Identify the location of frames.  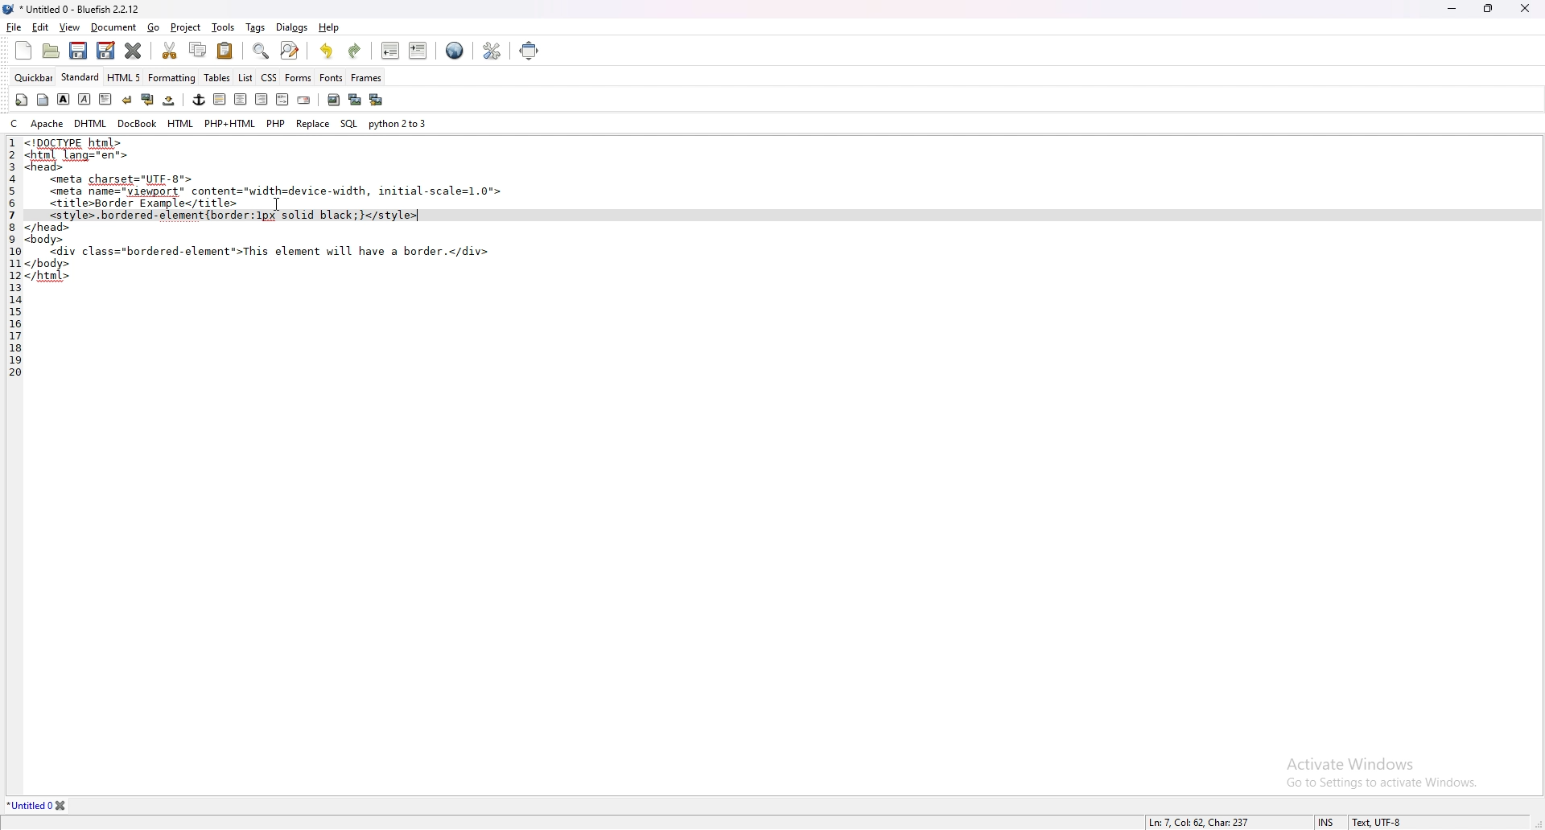
(366, 77).